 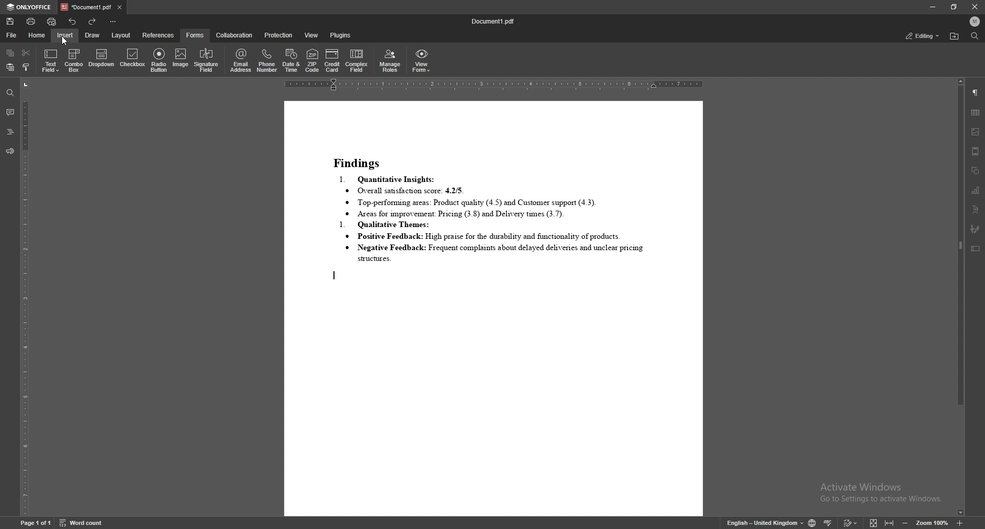 I want to click on zoom in, so click(x=960, y=523).